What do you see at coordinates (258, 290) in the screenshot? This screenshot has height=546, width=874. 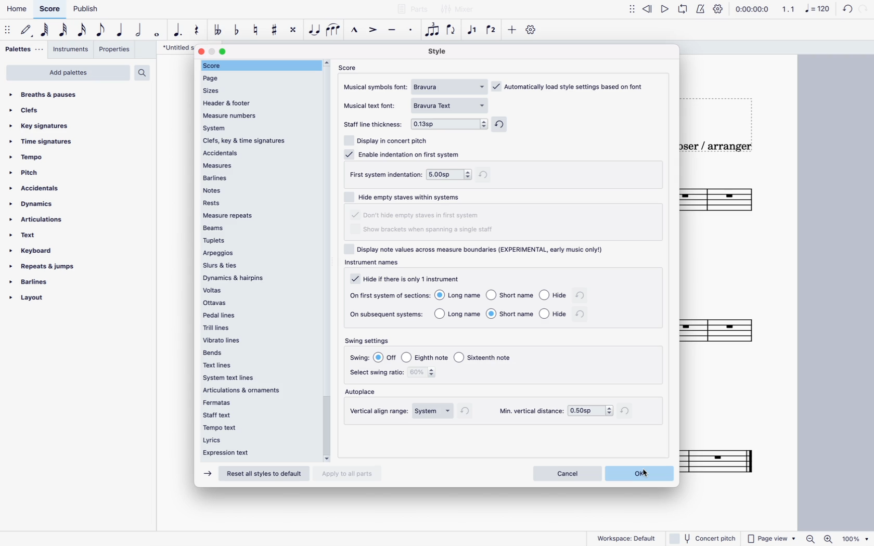 I see `voltas` at bounding box center [258, 290].